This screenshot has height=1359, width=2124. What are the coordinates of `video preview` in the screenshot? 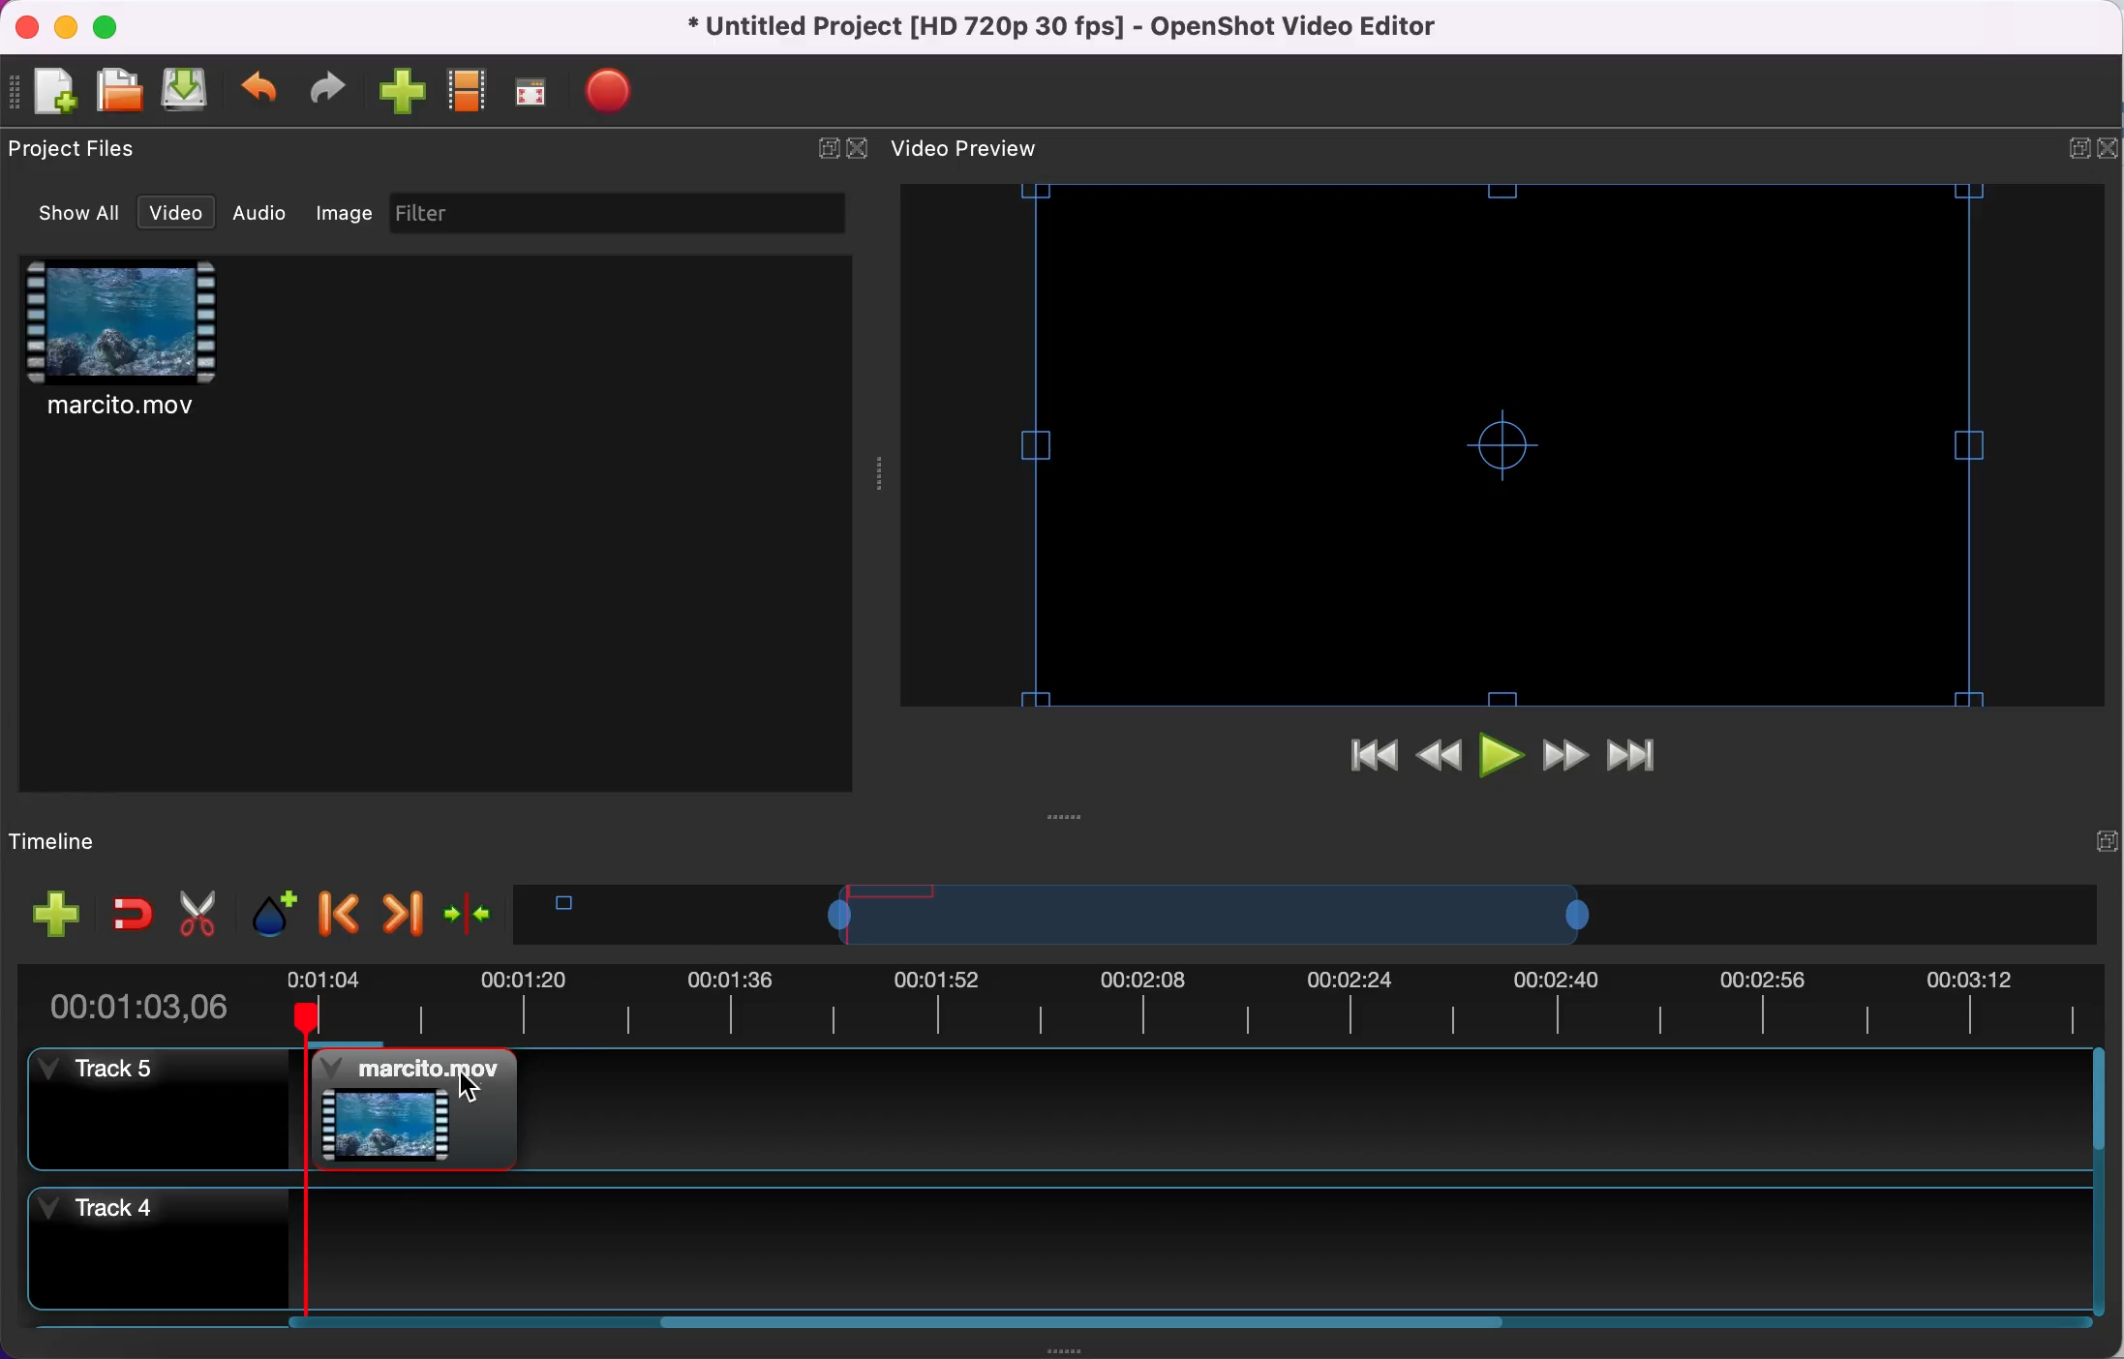 It's located at (998, 152).